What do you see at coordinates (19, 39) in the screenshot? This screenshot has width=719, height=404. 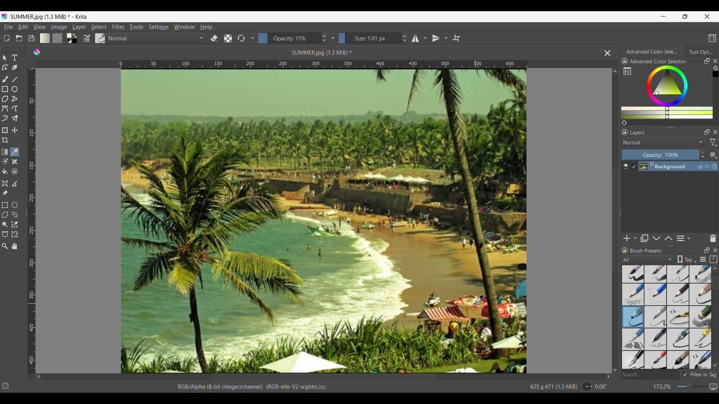 I see `Open an existing document` at bounding box center [19, 39].